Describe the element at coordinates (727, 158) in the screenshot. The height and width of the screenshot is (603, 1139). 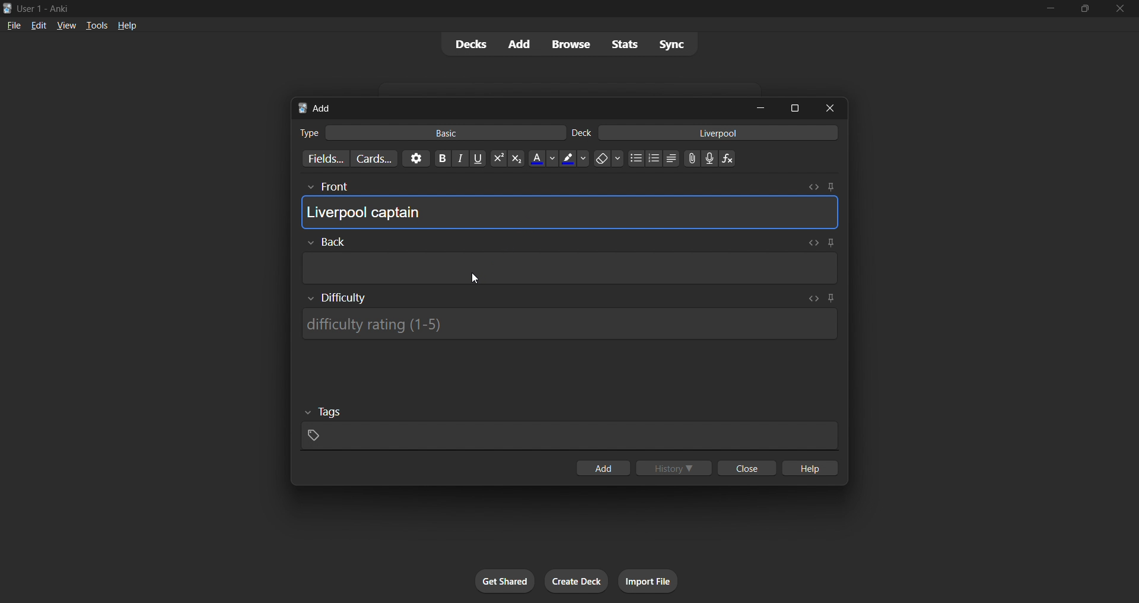
I see `Equation` at that location.